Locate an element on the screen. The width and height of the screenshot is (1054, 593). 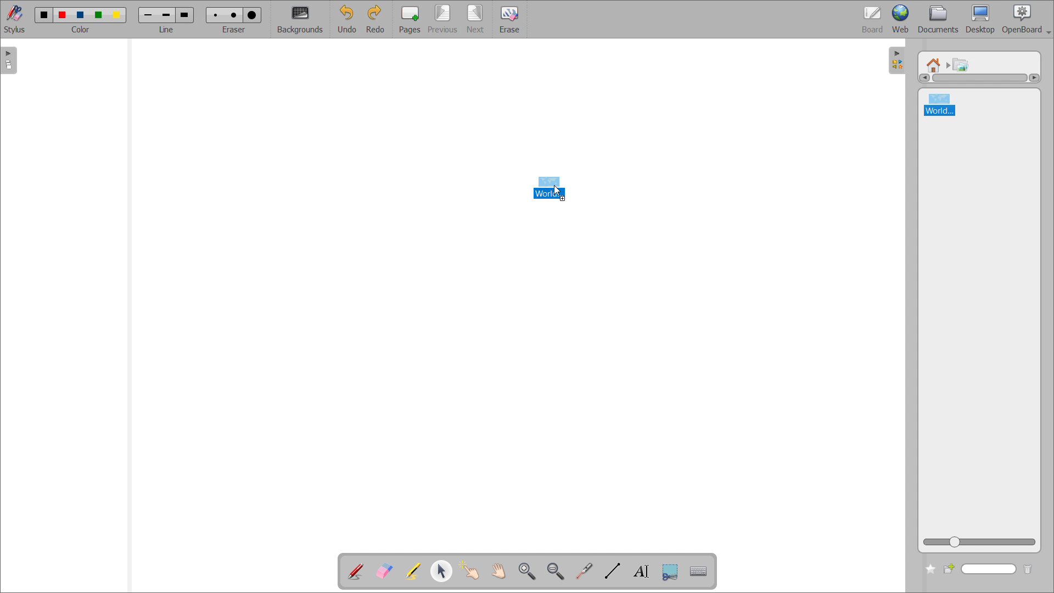
stylus is located at coordinates (15, 19).